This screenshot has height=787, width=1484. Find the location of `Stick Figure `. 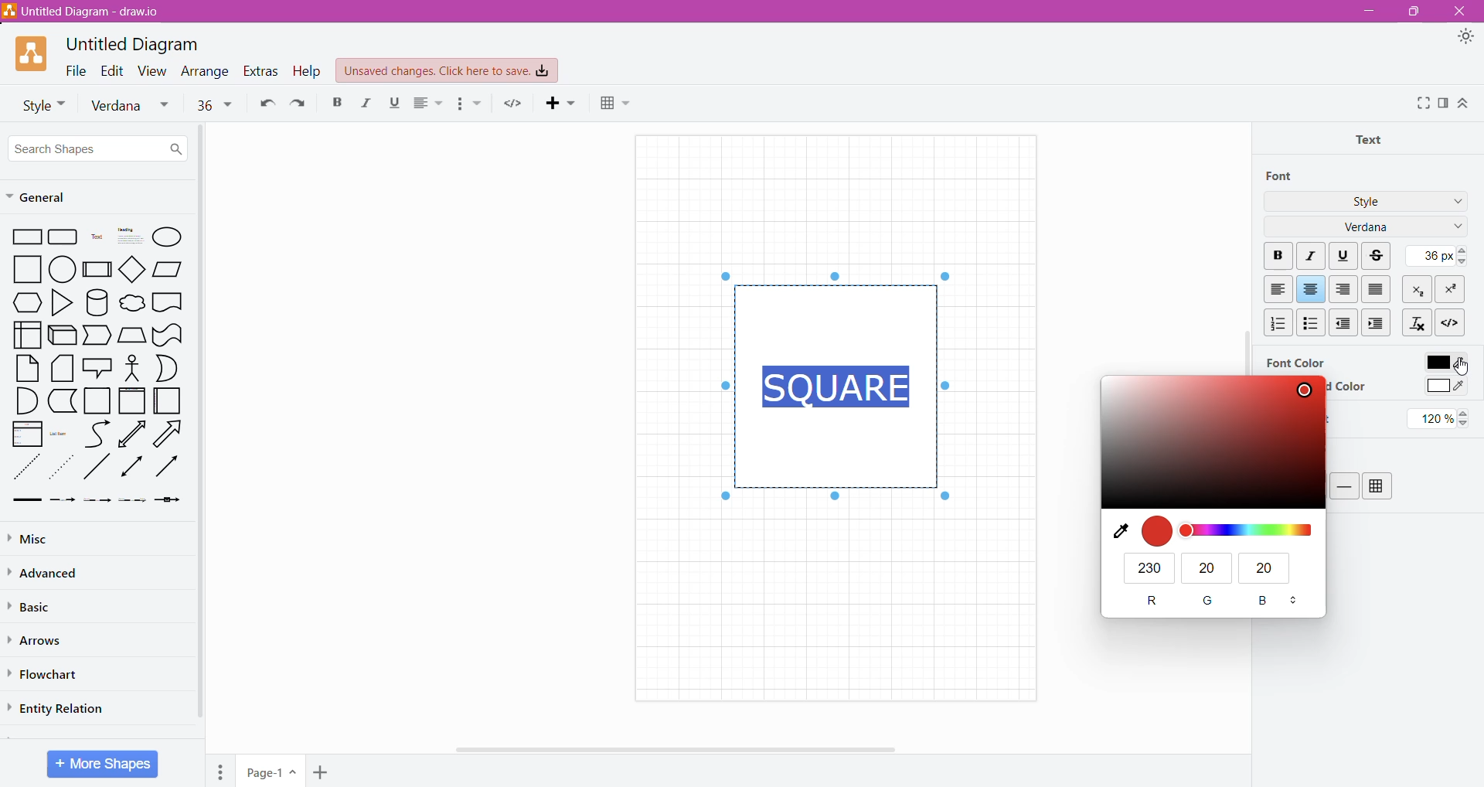

Stick Figure  is located at coordinates (133, 366).